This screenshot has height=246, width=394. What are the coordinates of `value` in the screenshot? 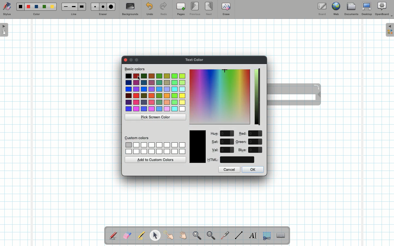 It's located at (256, 142).